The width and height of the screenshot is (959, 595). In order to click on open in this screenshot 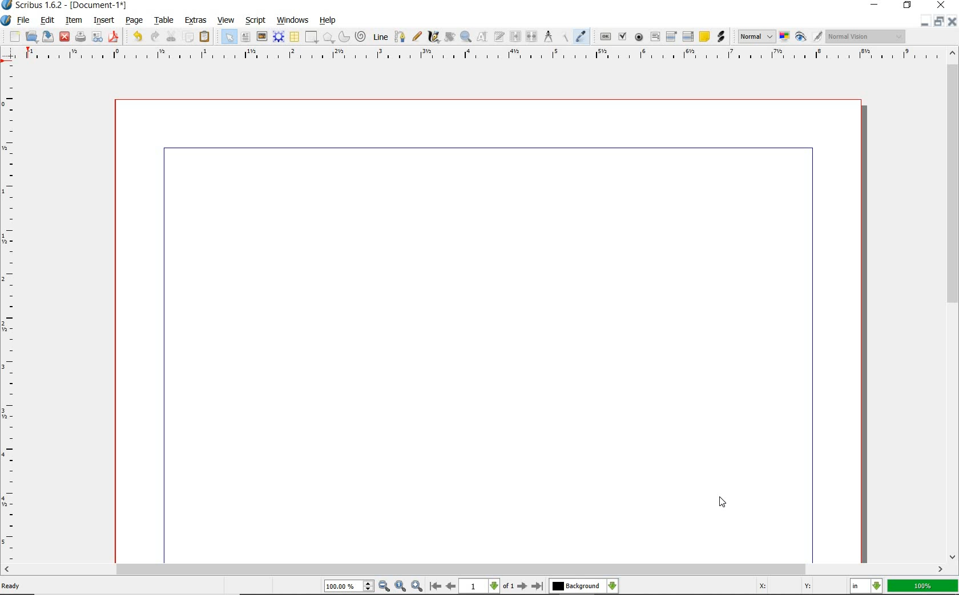, I will do `click(31, 36)`.